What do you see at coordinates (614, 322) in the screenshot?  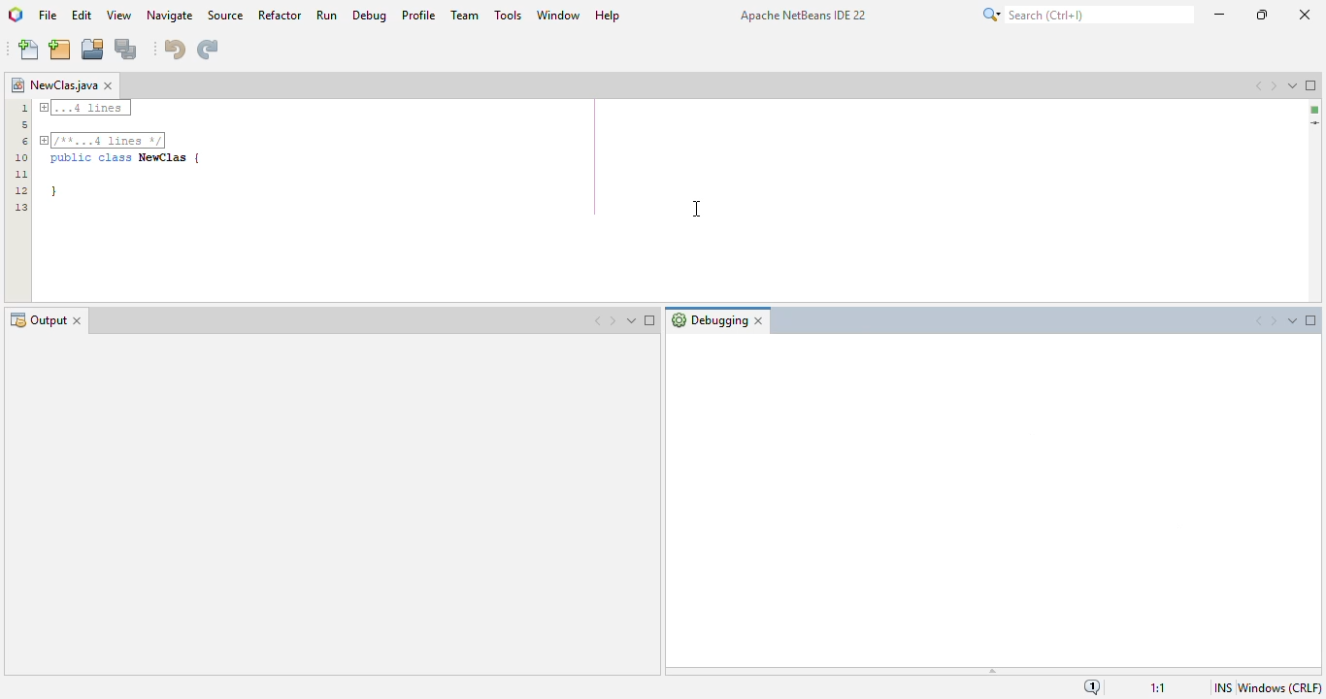 I see `Next` at bounding box center [614, 322].